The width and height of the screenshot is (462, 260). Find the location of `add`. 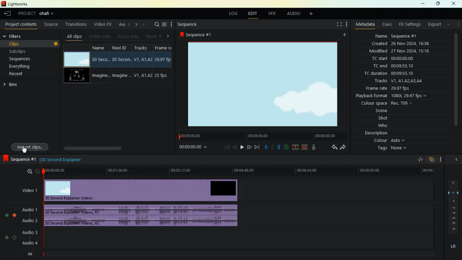

add is located at coordinates (449, 24).